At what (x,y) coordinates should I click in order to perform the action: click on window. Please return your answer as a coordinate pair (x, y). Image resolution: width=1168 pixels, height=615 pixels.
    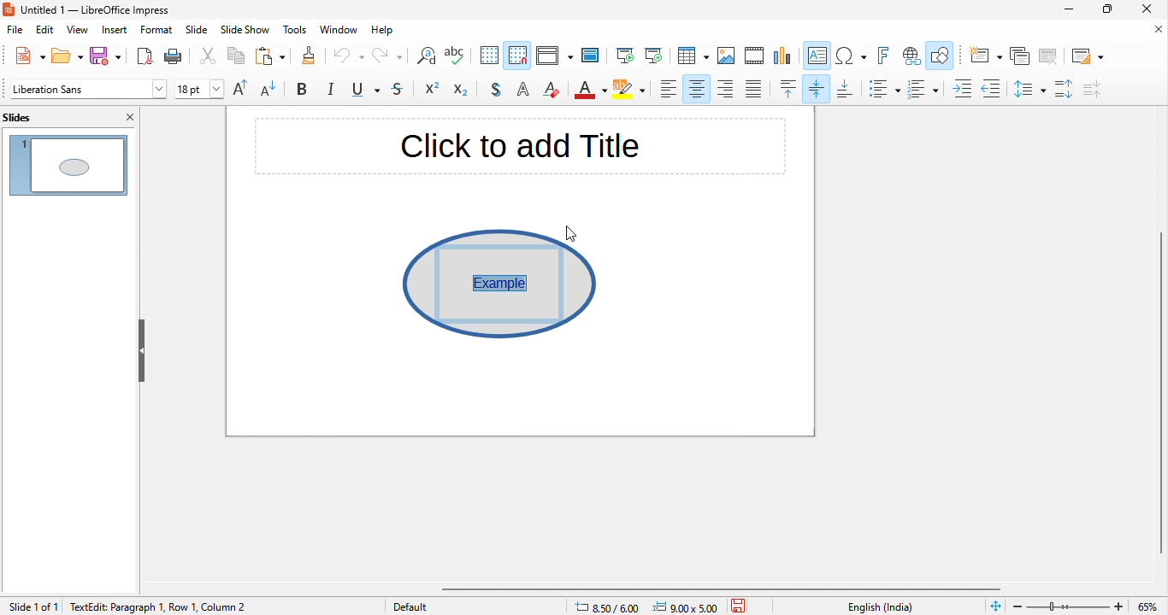
    Looking at the image, I should click on (341, 30).